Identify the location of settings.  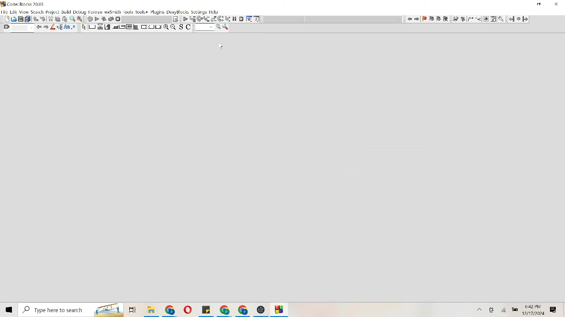
(199, 12).